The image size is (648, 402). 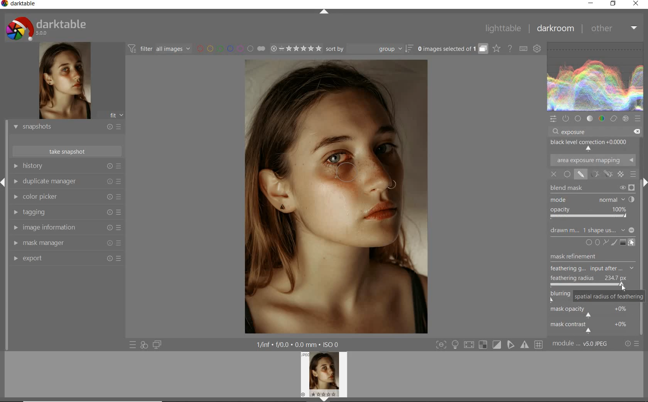 What do you see at coordinates (370, 49) in the screenshot?
I see `sort` at bounding box center [370, 49].